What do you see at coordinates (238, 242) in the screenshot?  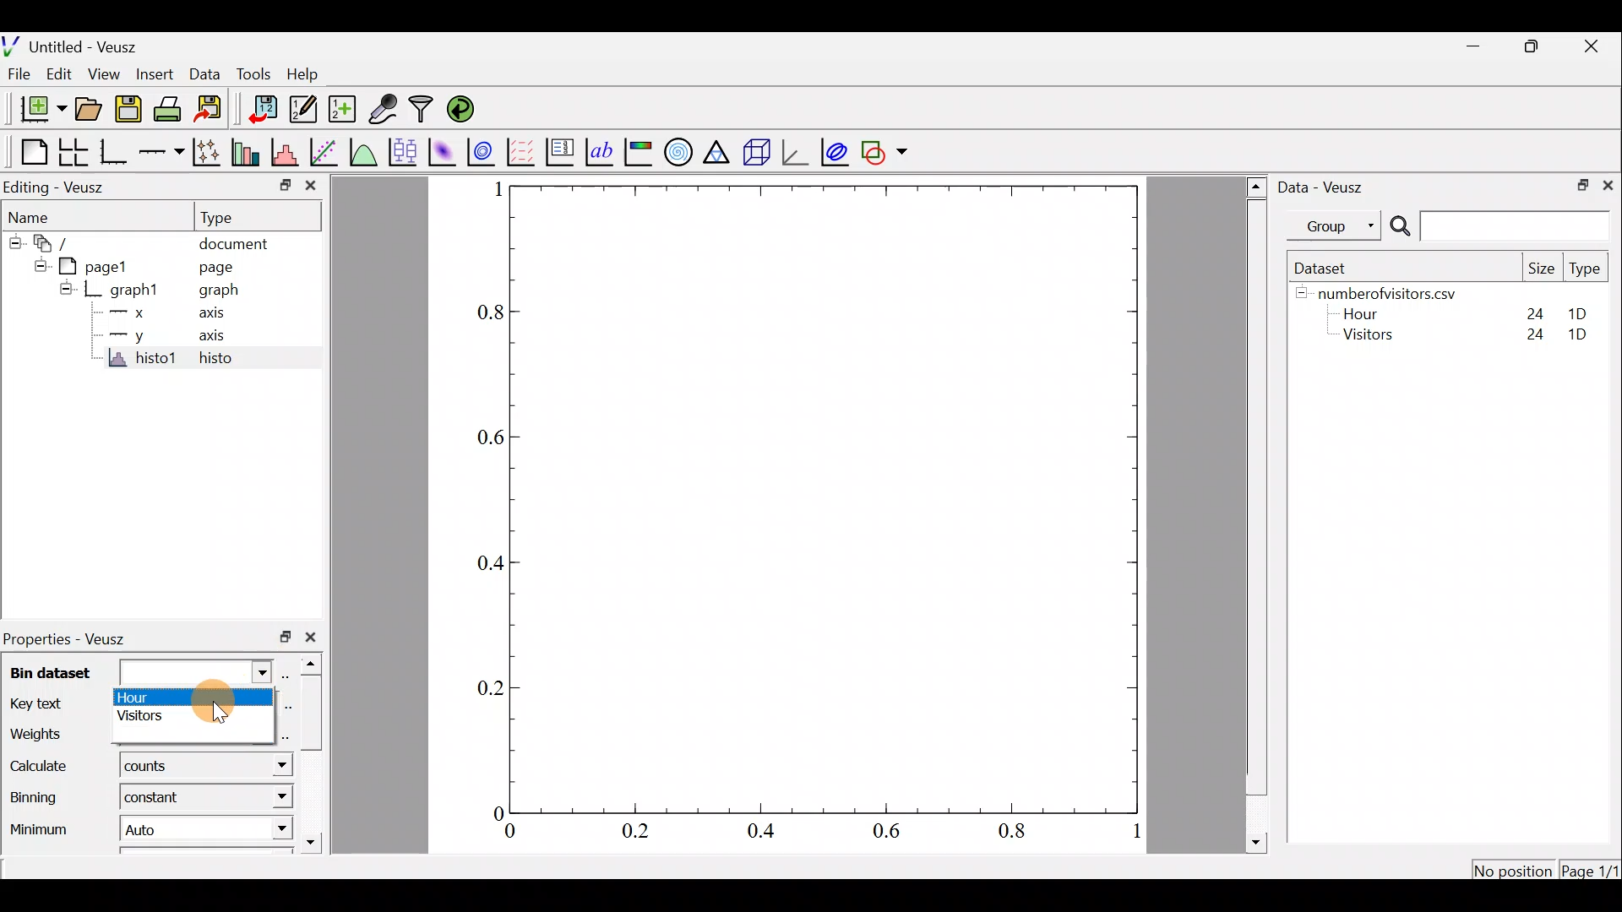 I see `document` at bounding box center [238, 242].